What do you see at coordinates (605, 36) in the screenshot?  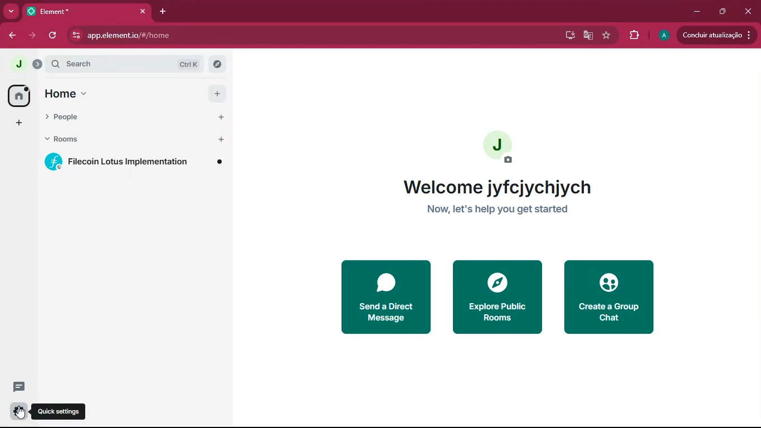 I see `favourite` at bounding box center [605, 36].